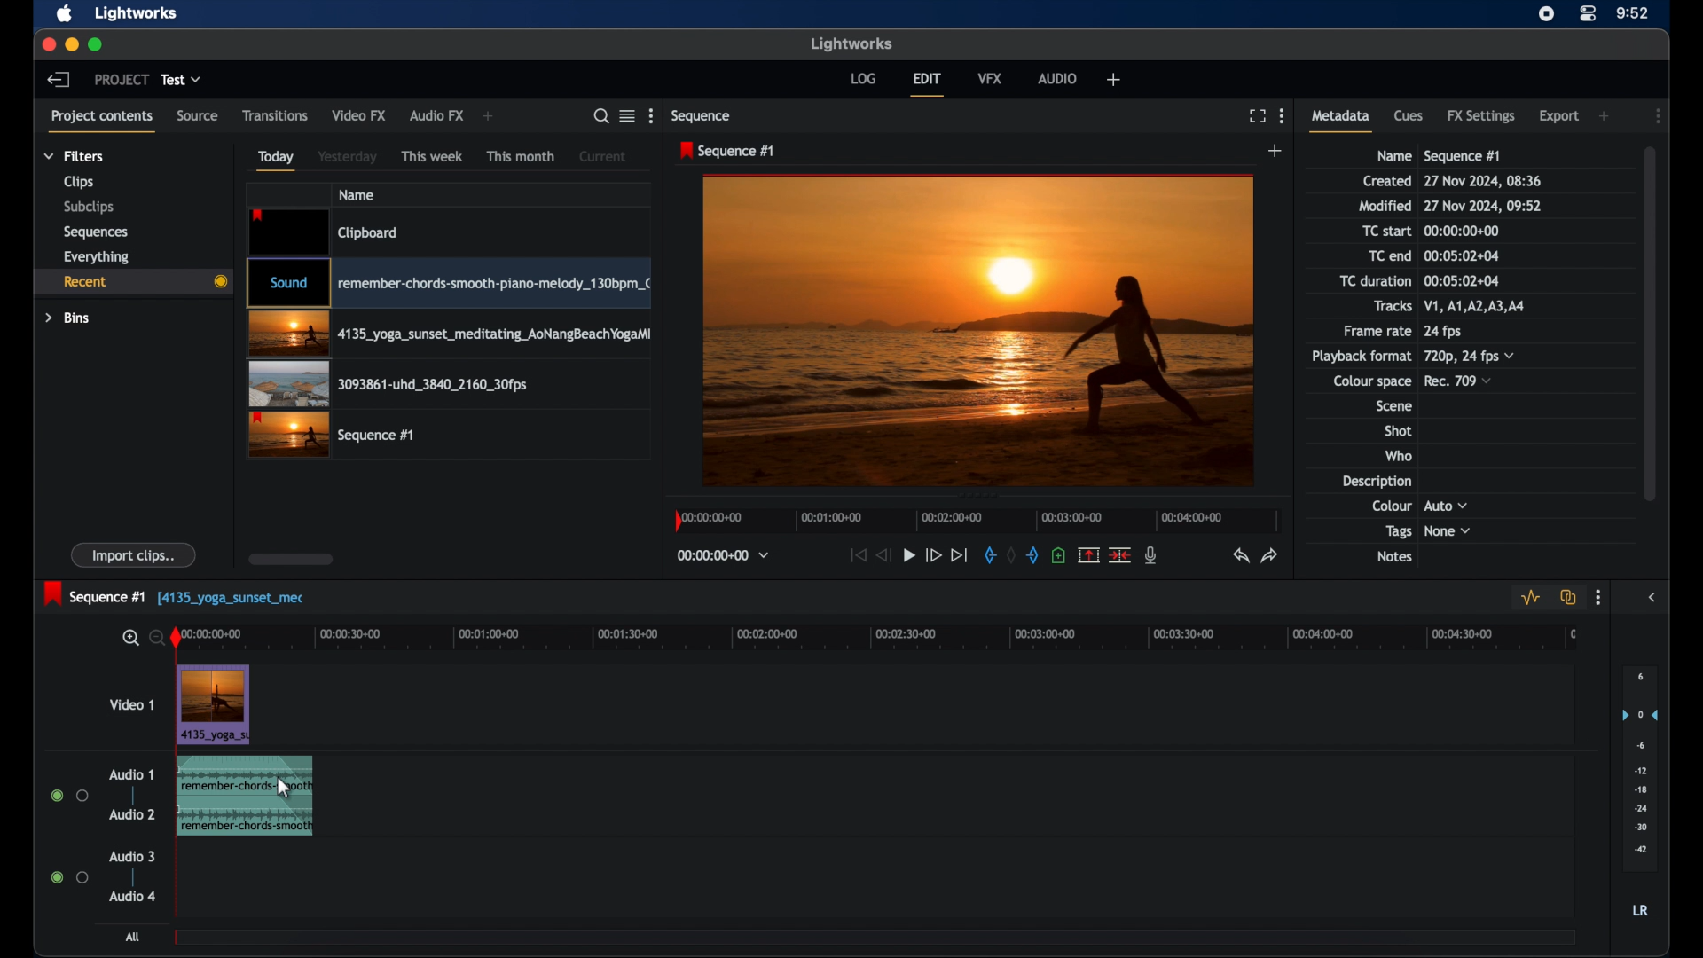 The image size is (1703, 958). I want to click on scroll box, so click(292, 559).